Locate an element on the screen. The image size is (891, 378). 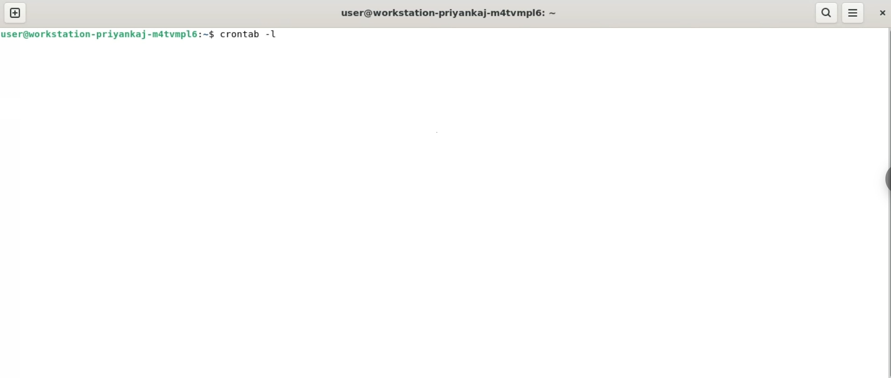
menu is located at coordinates (859, 13).